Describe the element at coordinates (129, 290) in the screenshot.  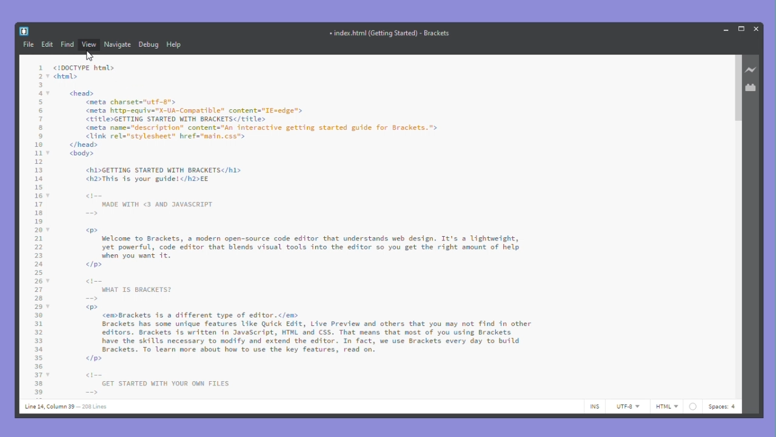
I see `<!-- WHAT IS BRACKETS? -->` at that location.